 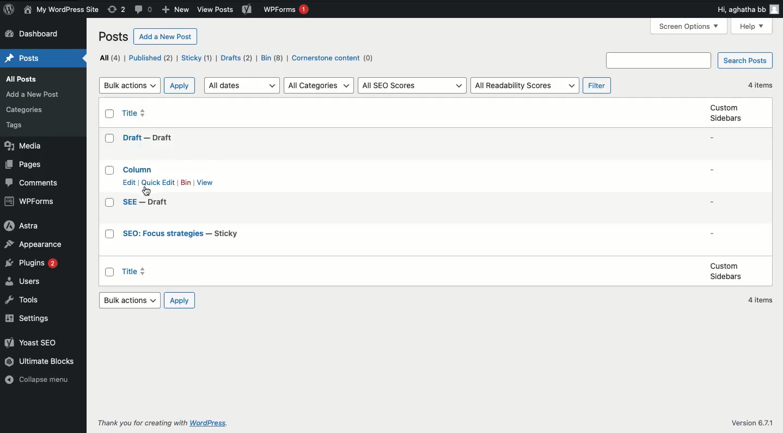 I want to click on Custom sidebars, so click(x=725, y=114).